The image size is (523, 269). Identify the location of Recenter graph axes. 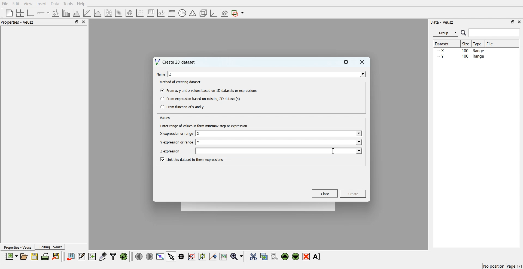
(213, 256).